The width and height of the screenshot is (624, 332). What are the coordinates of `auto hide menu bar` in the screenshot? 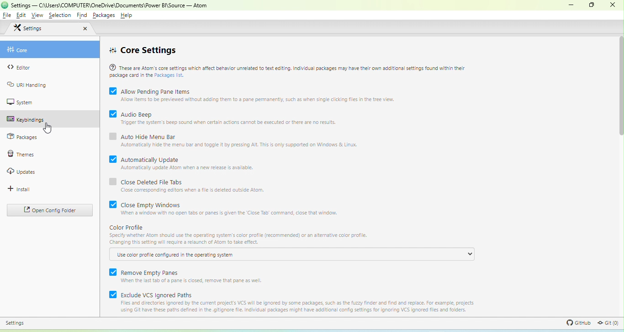 It's located at (143, 135).